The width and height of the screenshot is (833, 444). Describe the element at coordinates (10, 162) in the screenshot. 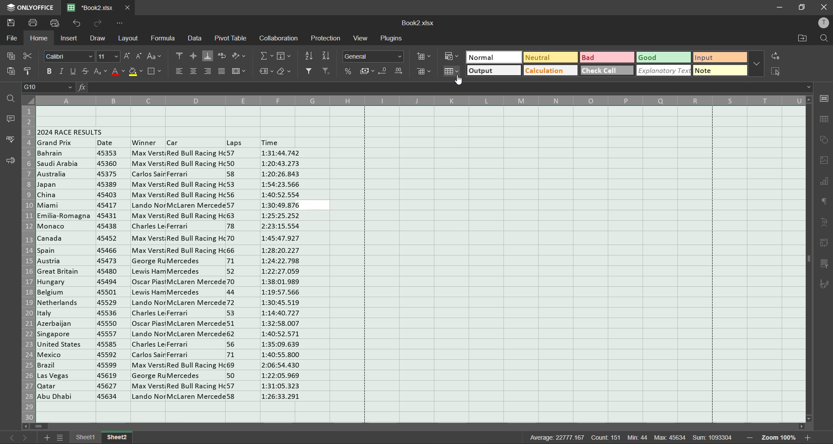

I see `feedback` at that location.